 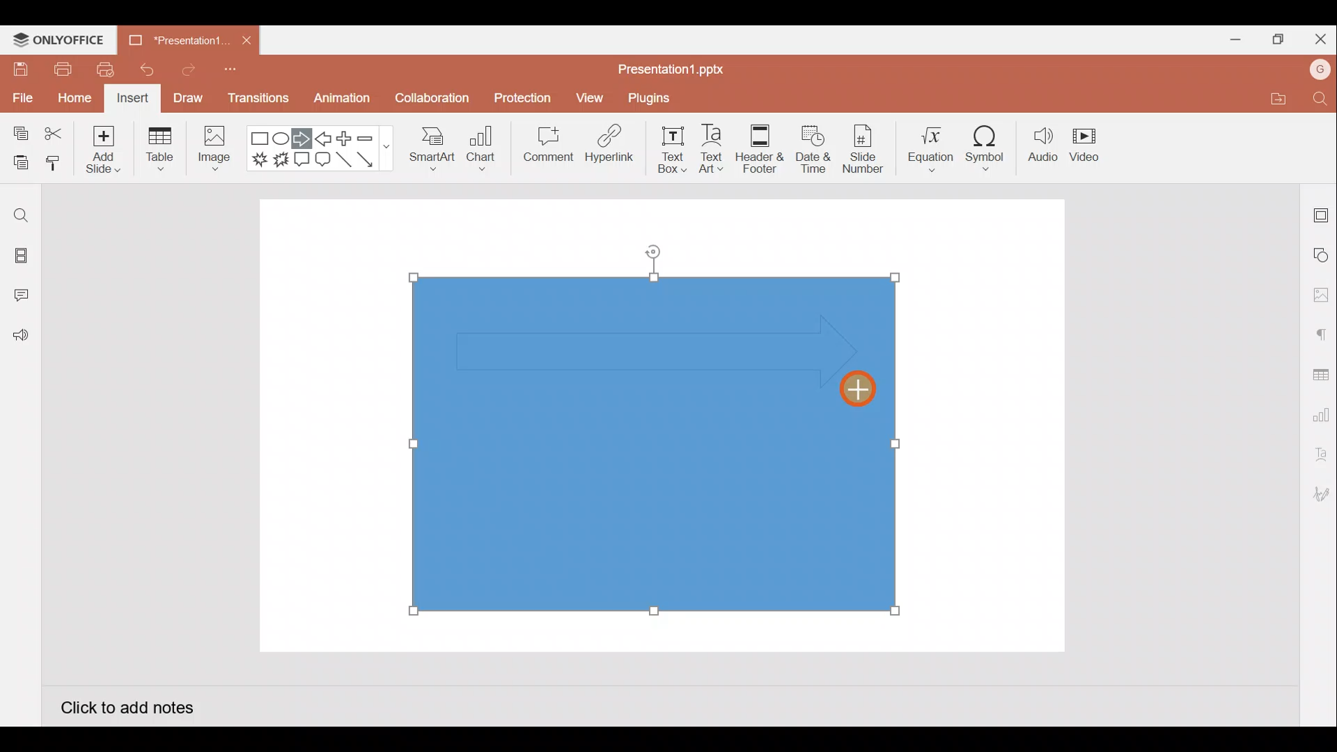 What do you see at coordinates (187, 97) in the screenshot?
I see `Draw` at bounding box center [187, 97].